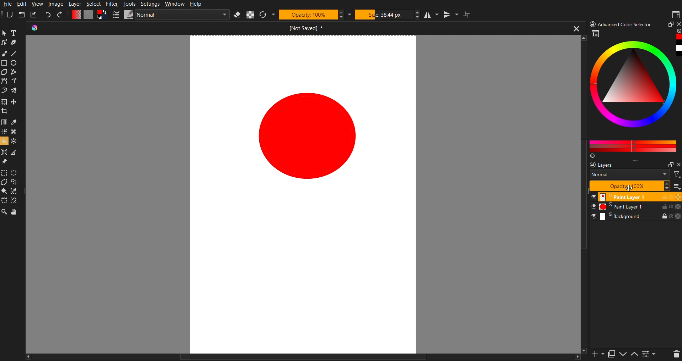  I want to click on Vertical Scrollbar, so click(584, 283).